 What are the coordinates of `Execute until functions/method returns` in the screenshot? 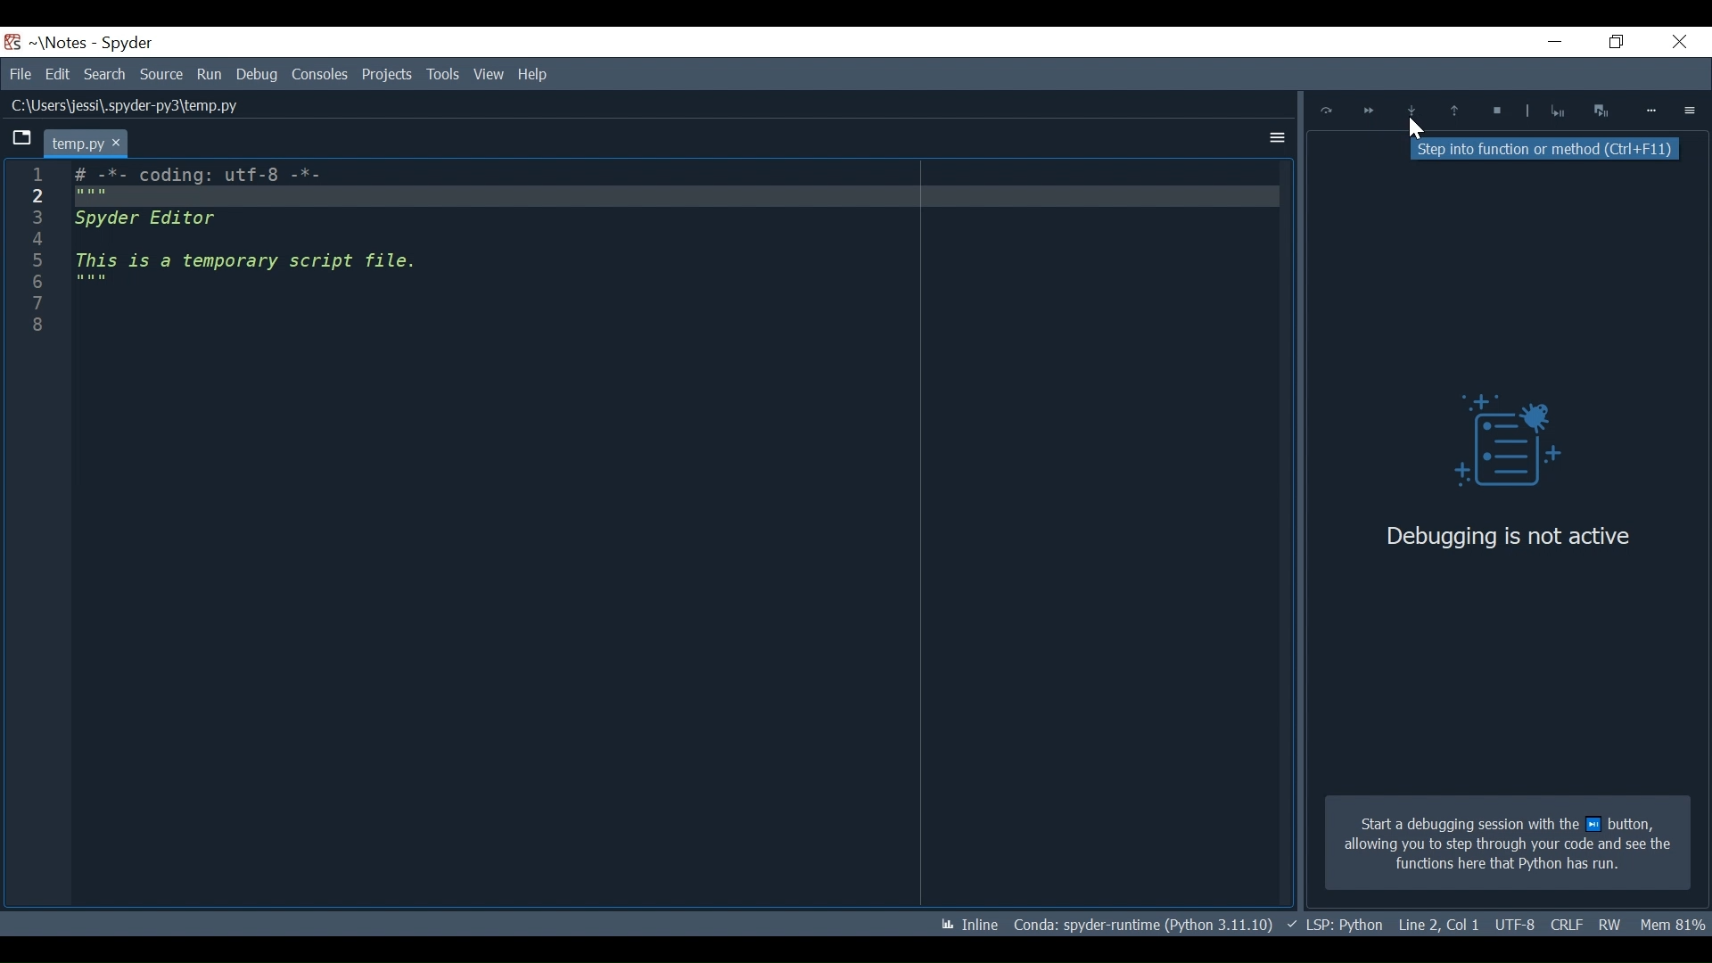 It's located at (1452, 112).